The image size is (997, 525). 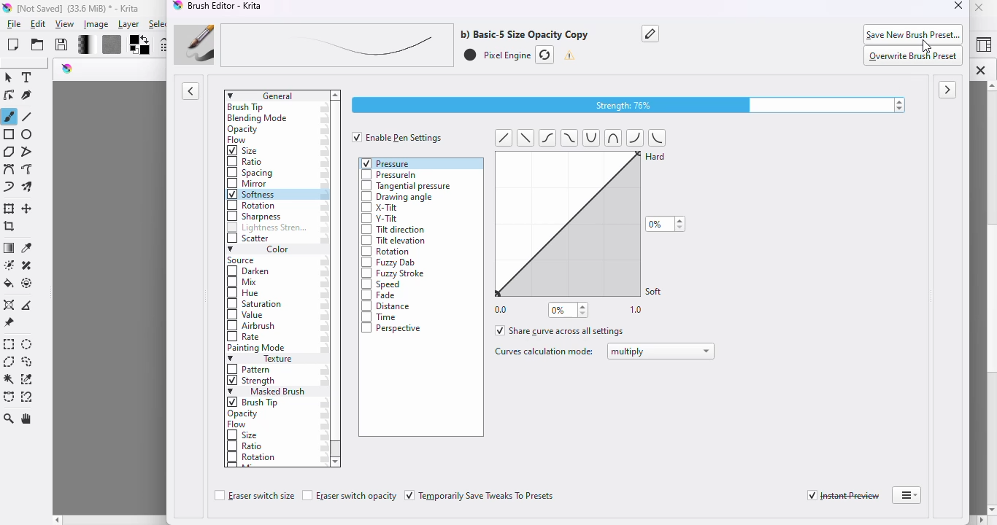 I want to click on crop the image to an area, so click(x=9, y=227).